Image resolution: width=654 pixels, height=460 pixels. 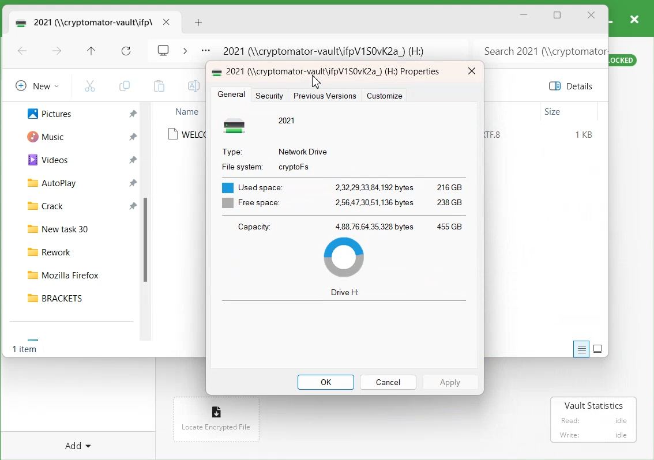 I want to click on Pin a file, so click(x=133, y=114).